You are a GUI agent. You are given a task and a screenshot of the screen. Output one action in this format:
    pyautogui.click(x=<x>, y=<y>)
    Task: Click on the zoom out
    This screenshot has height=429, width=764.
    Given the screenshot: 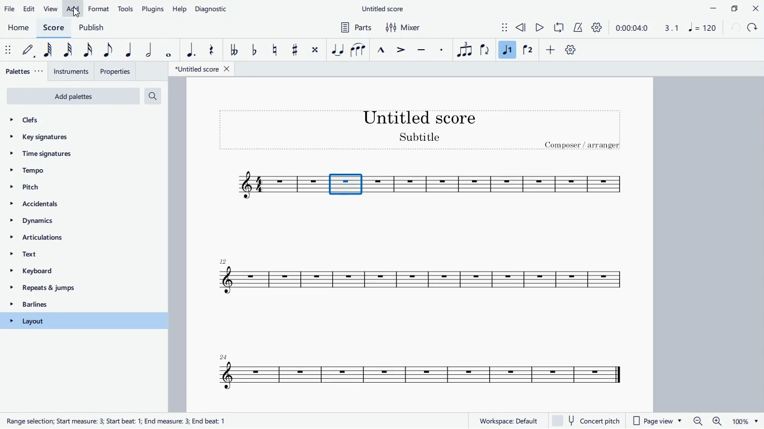 What is the action you would take?
    pyautogui.click(x=697, y=421)
    